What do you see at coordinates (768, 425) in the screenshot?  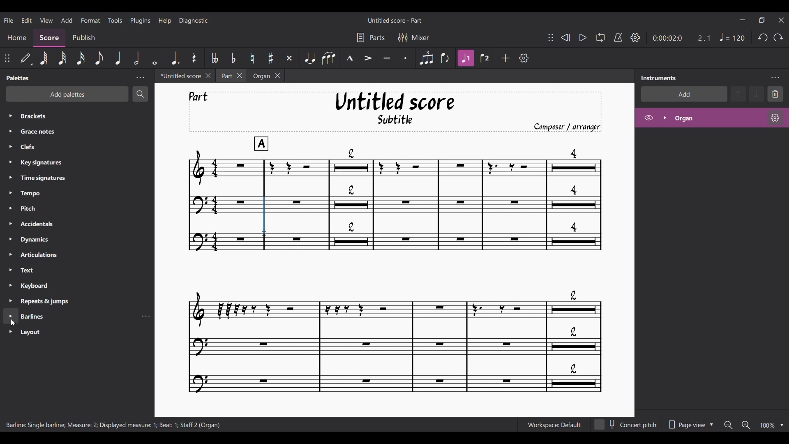 I see `Current zoom factor ` at bounding box center [768, 425].